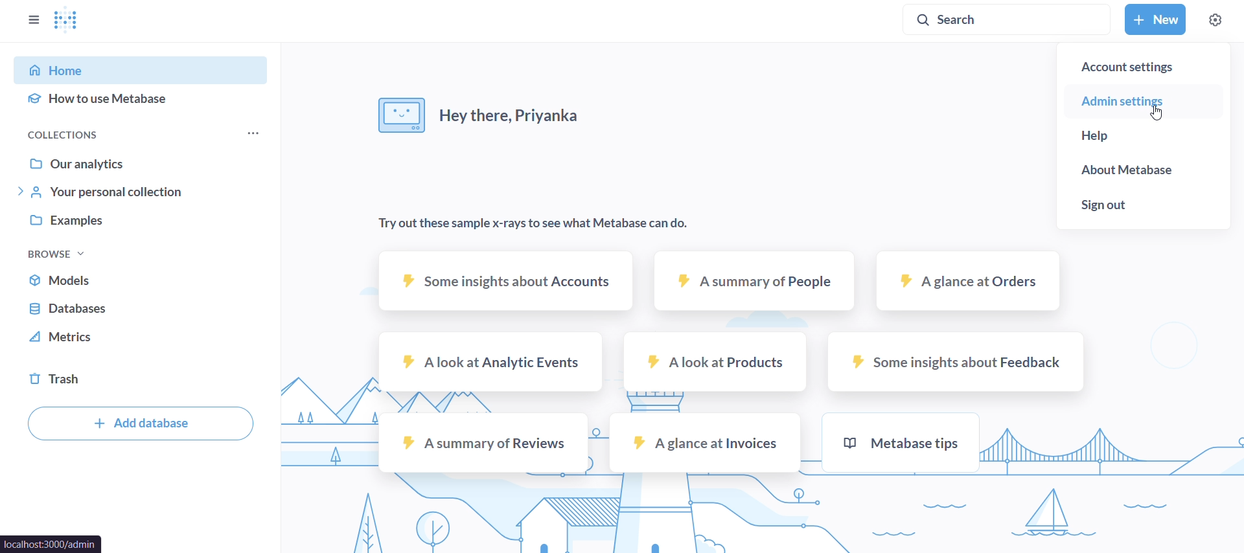 Image resolution: width=1244 pixels, height=553 pixels. What do you see at coordinates (1143, 139) in the screenshot?
I see `help` at bounding box center [1143, 139].